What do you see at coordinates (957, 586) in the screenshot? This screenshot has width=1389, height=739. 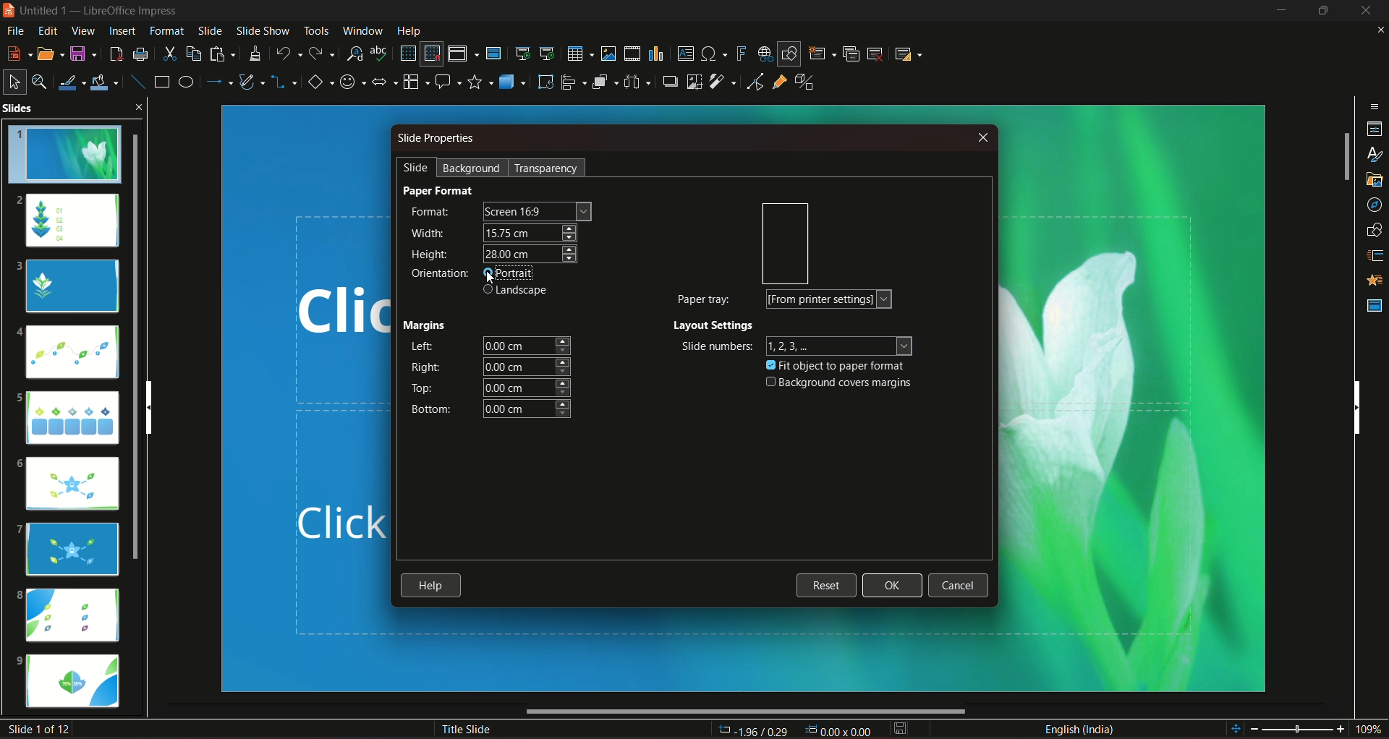 I see `cancel` at bounding box center [957, 586].